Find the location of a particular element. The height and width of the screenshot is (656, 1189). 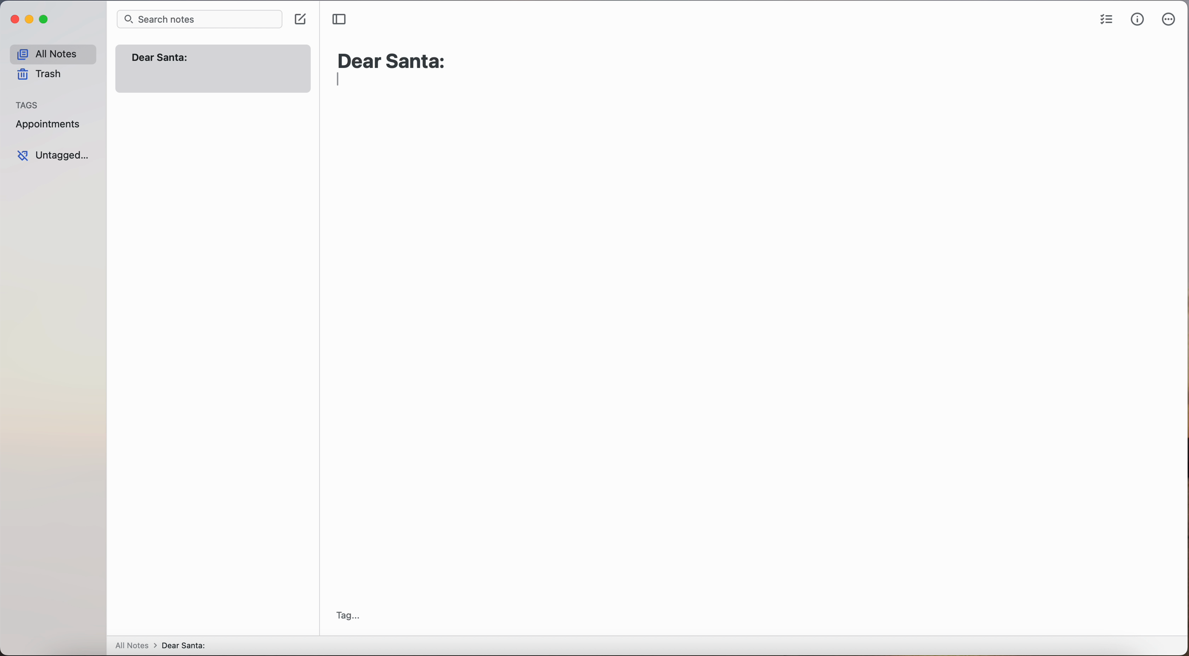

more options is located at coordinates (1171, 19).